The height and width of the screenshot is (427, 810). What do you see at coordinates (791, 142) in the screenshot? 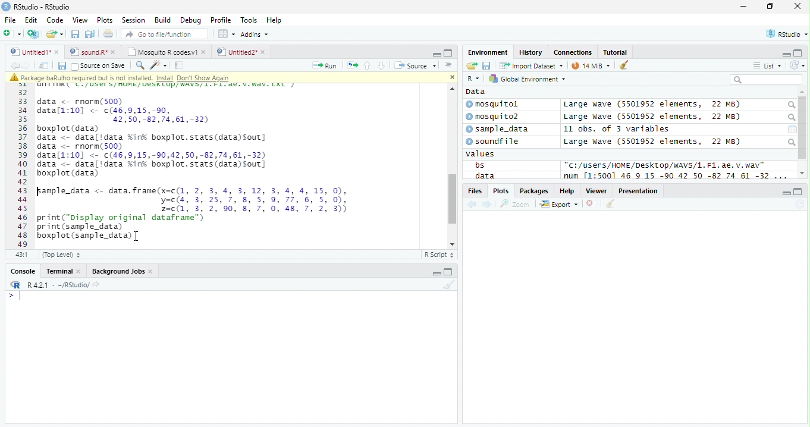
I see `search` at bounding box center [791, 142].